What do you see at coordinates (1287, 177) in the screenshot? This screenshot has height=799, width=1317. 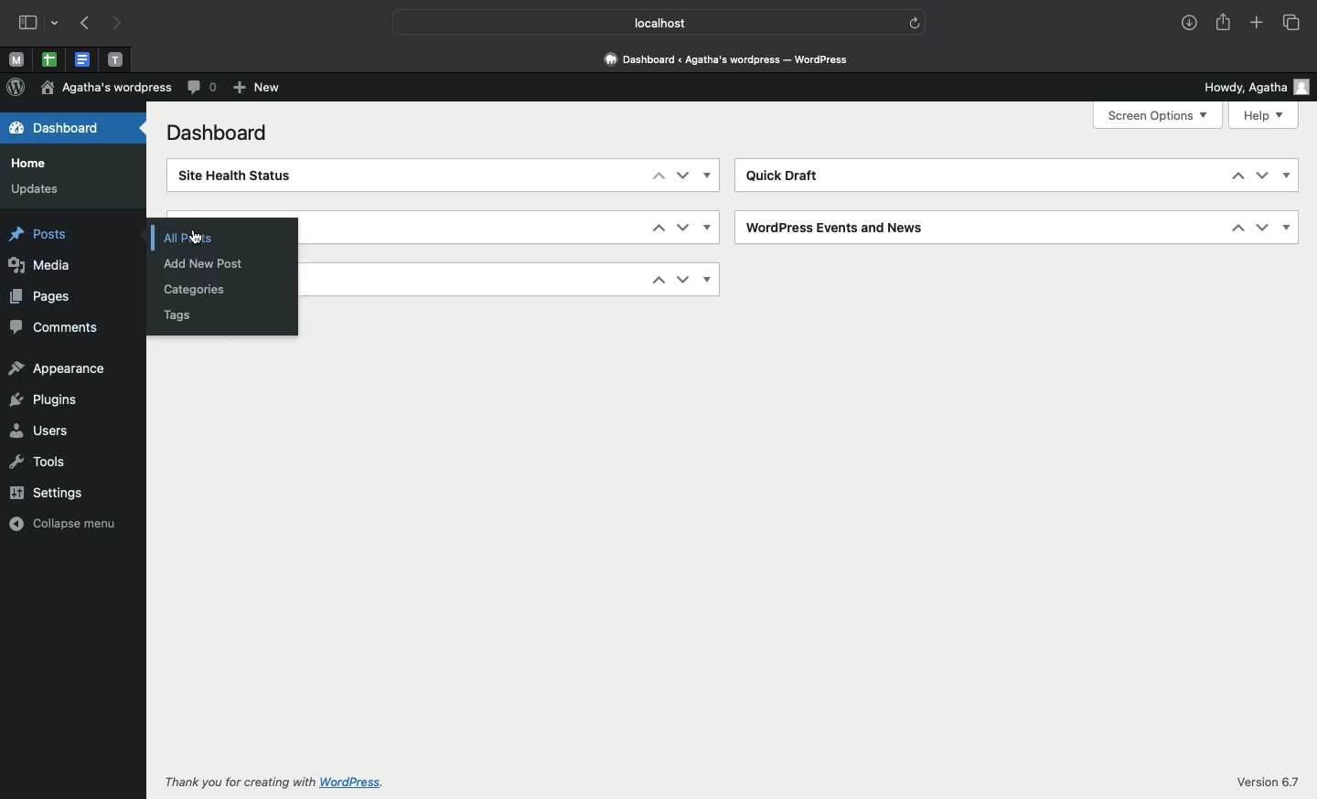 I see `Show` at bounding box center [1287, 177].